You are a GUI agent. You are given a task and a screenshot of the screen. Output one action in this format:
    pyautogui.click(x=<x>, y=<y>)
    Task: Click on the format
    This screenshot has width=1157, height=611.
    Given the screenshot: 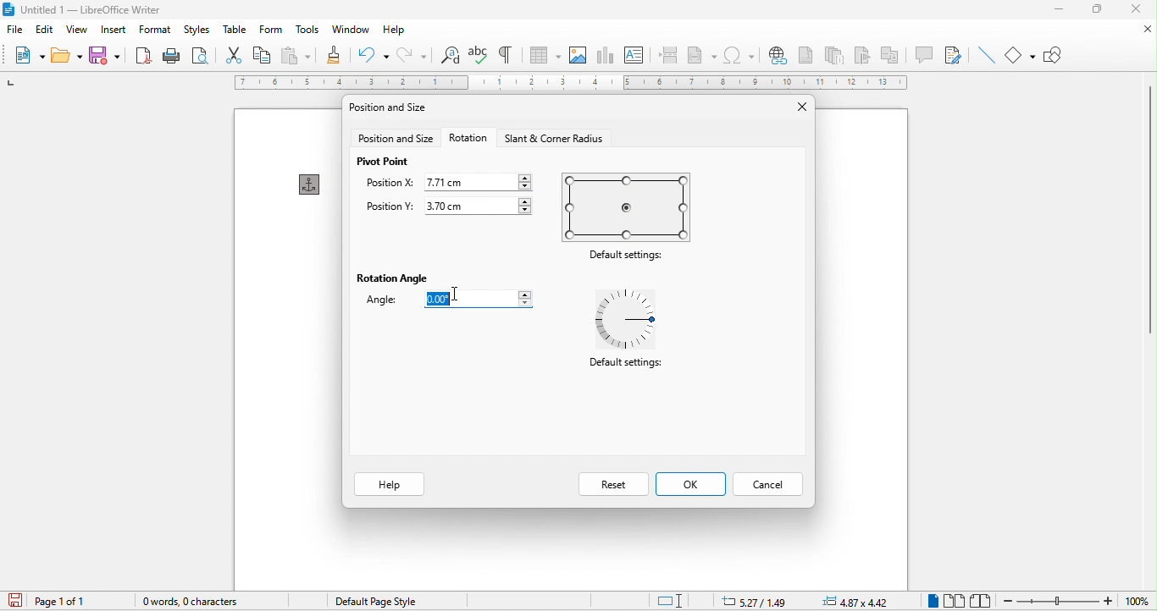 What is the action you would take?
    pyautogui.click(x=155, y=30)
    